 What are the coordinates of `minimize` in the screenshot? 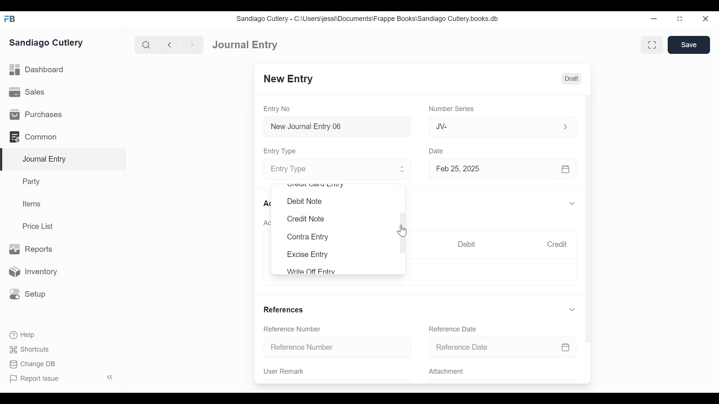 It's located at (654, 18).